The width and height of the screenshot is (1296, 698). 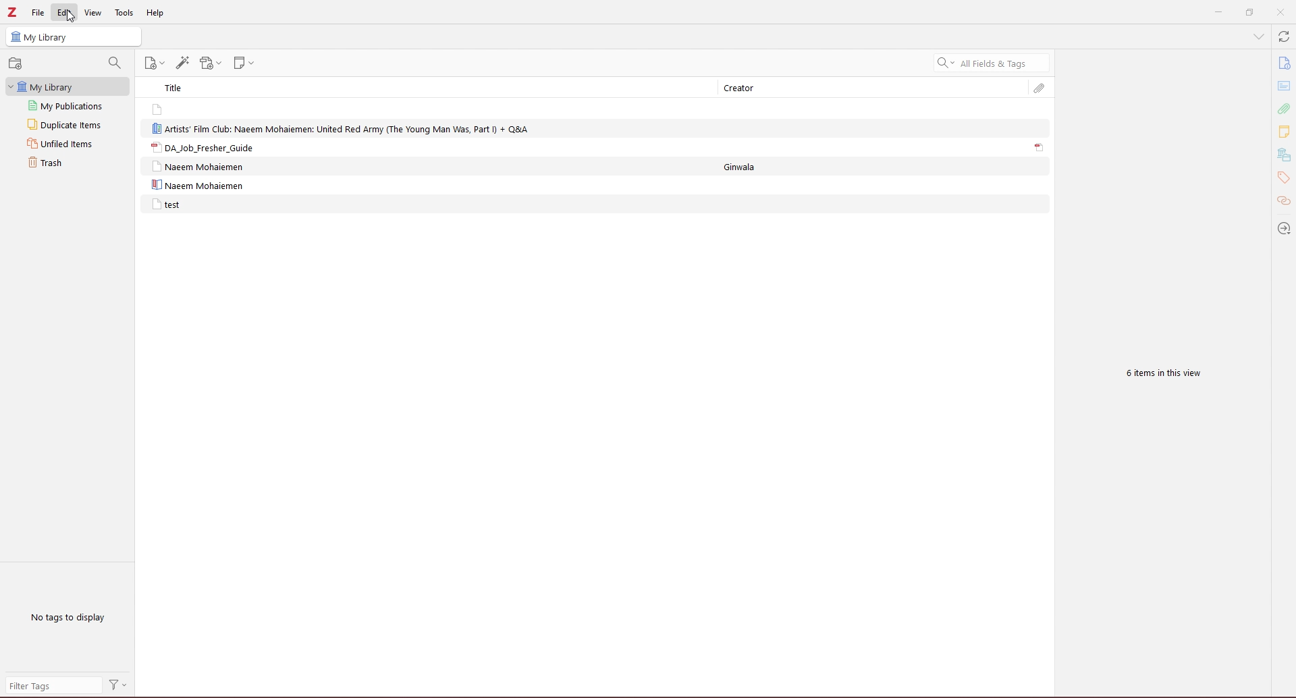 What do you see at coordinates (1284, 37) in the screenshot?
I see `sync to zotero.org` at bounding box center [1284, 37].